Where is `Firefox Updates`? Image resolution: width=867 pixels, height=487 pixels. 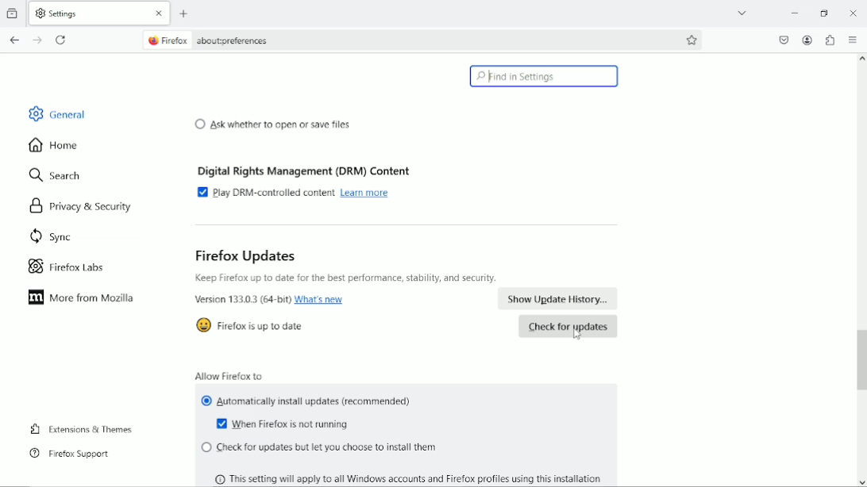
Firefox Updates is located at coordinates (245, 255).